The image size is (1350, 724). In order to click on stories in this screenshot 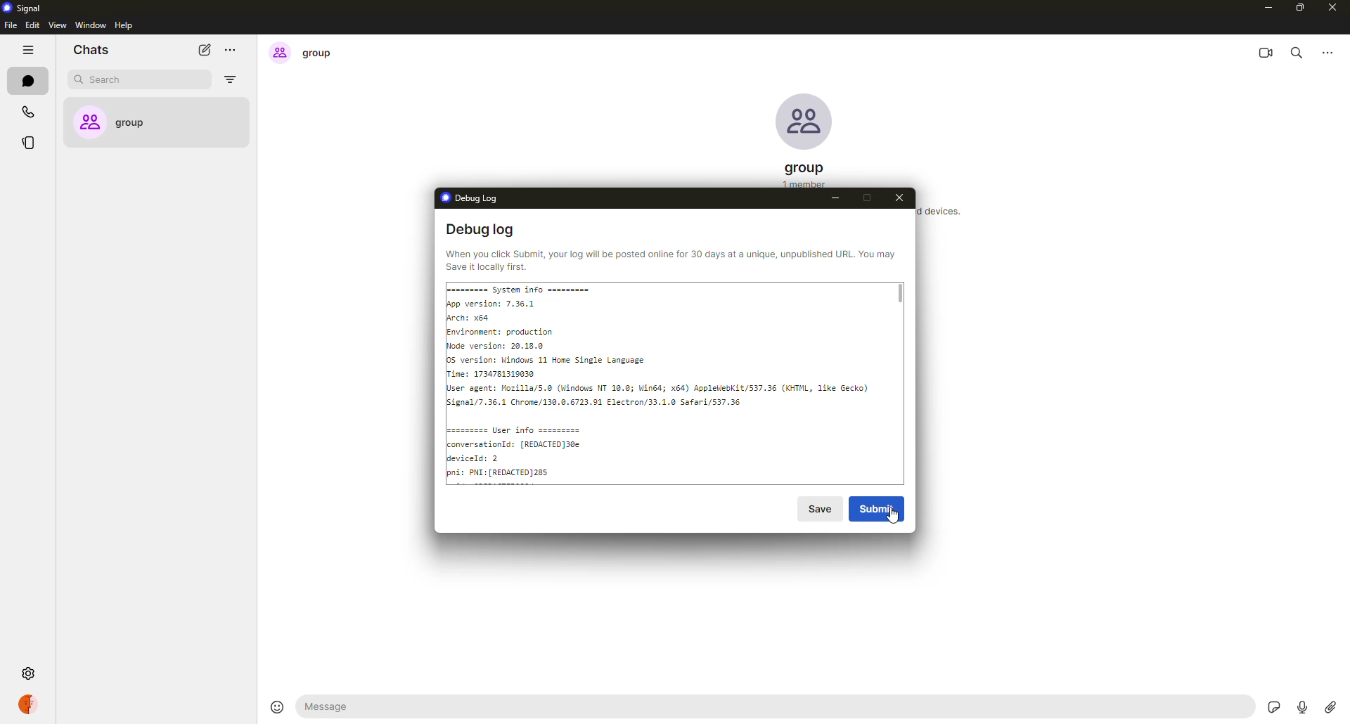, I will do `click(28, 143)`.